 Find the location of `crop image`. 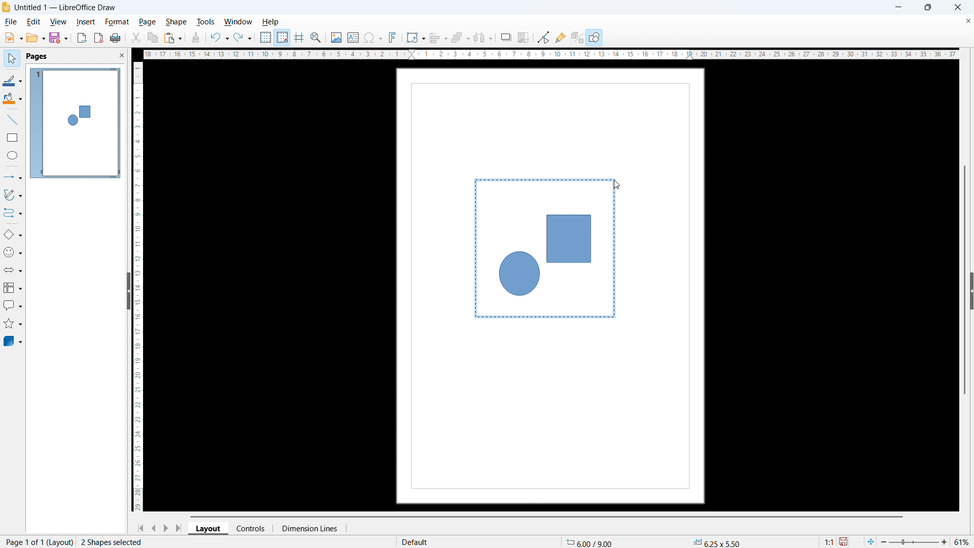

crop image is located at coordinates (525, 37).